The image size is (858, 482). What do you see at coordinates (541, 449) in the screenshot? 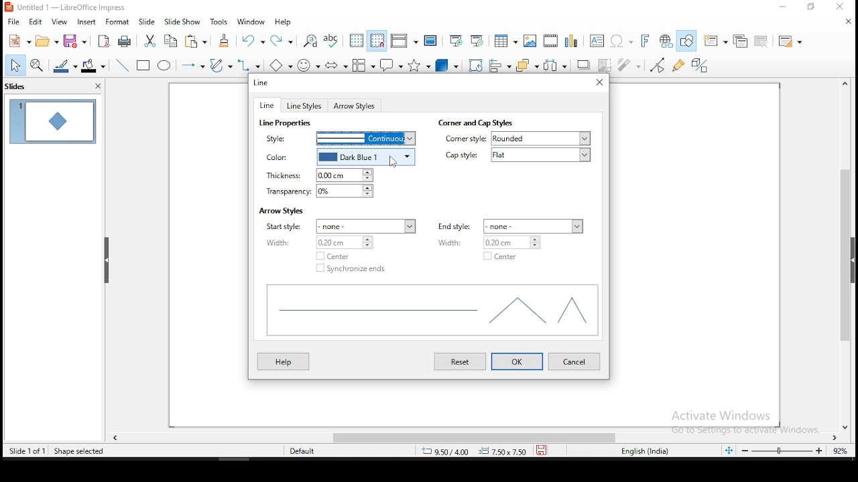
I see `save` at bounding box center [541, 449].